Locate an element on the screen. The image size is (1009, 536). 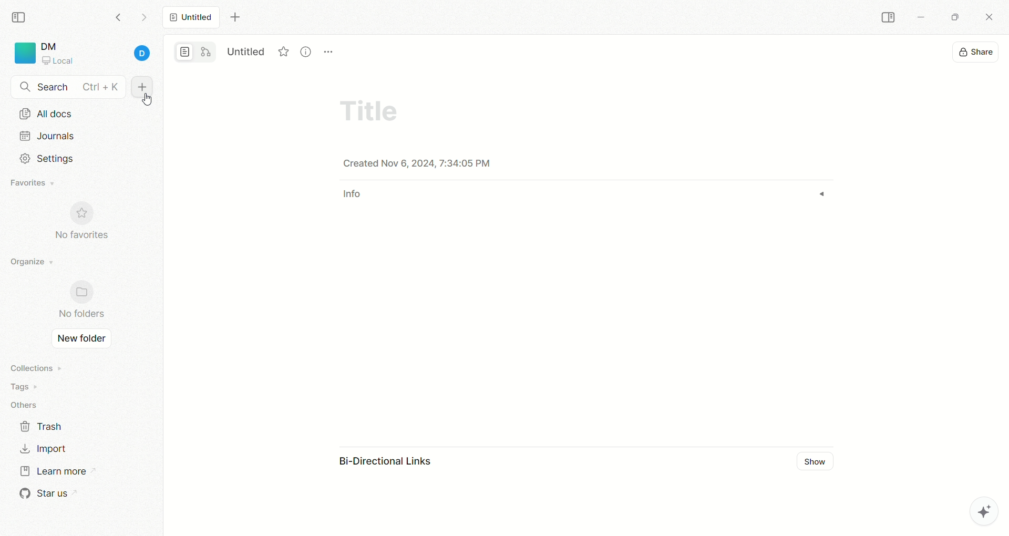
no favorites is located at coordinates (87, 227).